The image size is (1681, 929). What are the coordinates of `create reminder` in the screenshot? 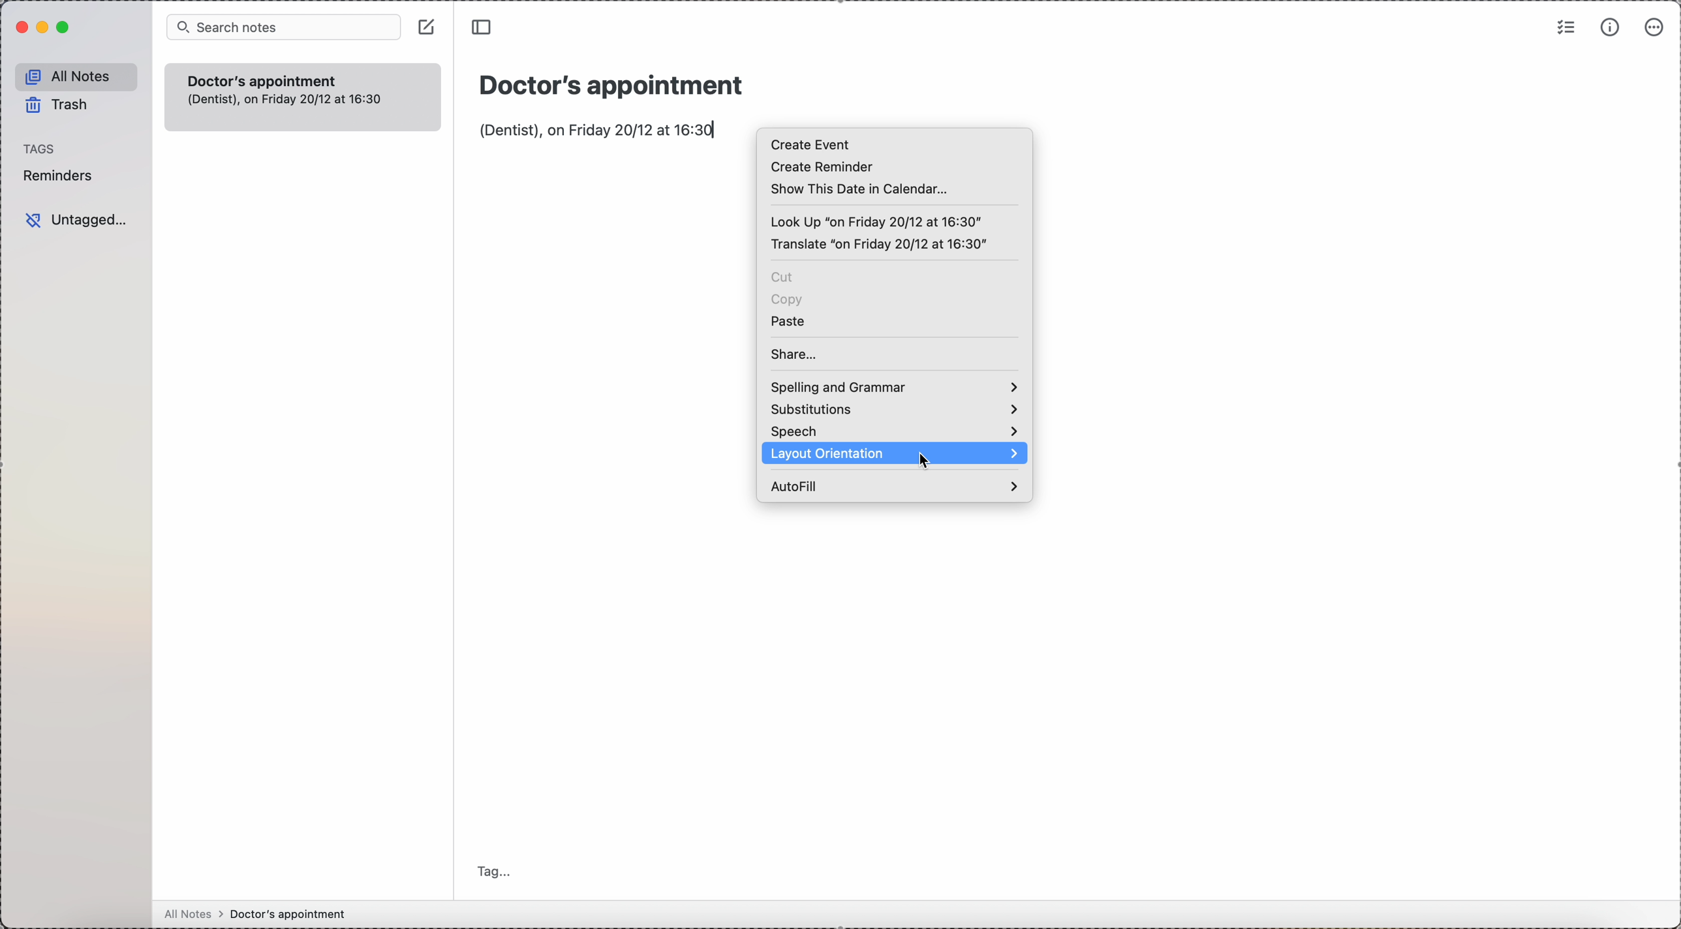 It's located at (821, 167).